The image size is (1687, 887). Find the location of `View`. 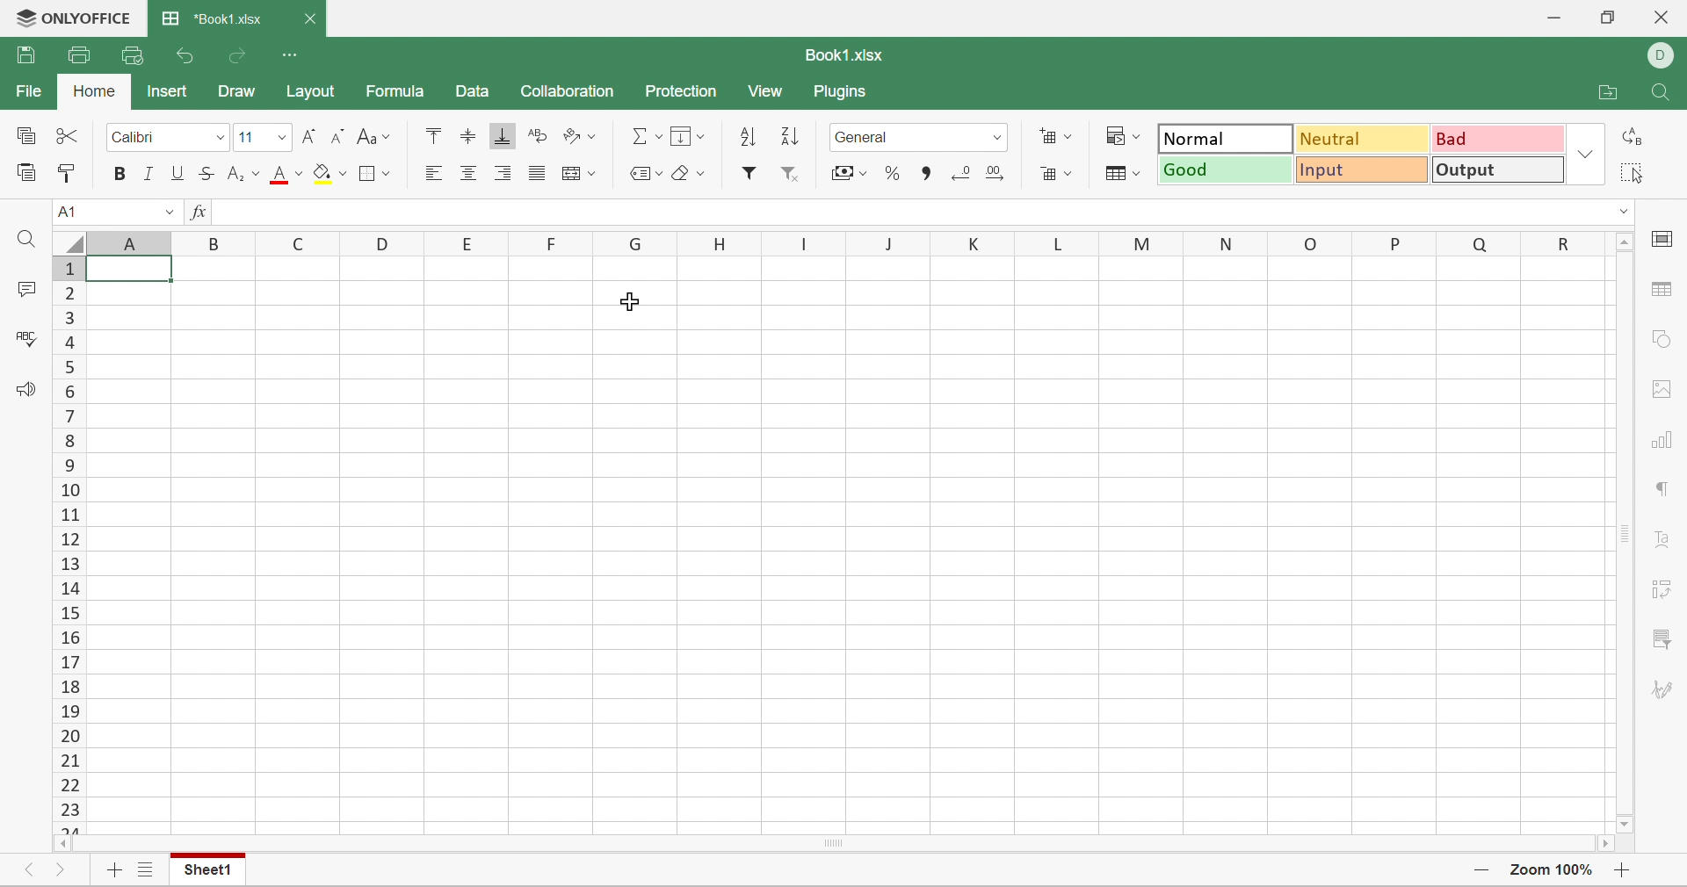

View is located at coordinates (768, 92).